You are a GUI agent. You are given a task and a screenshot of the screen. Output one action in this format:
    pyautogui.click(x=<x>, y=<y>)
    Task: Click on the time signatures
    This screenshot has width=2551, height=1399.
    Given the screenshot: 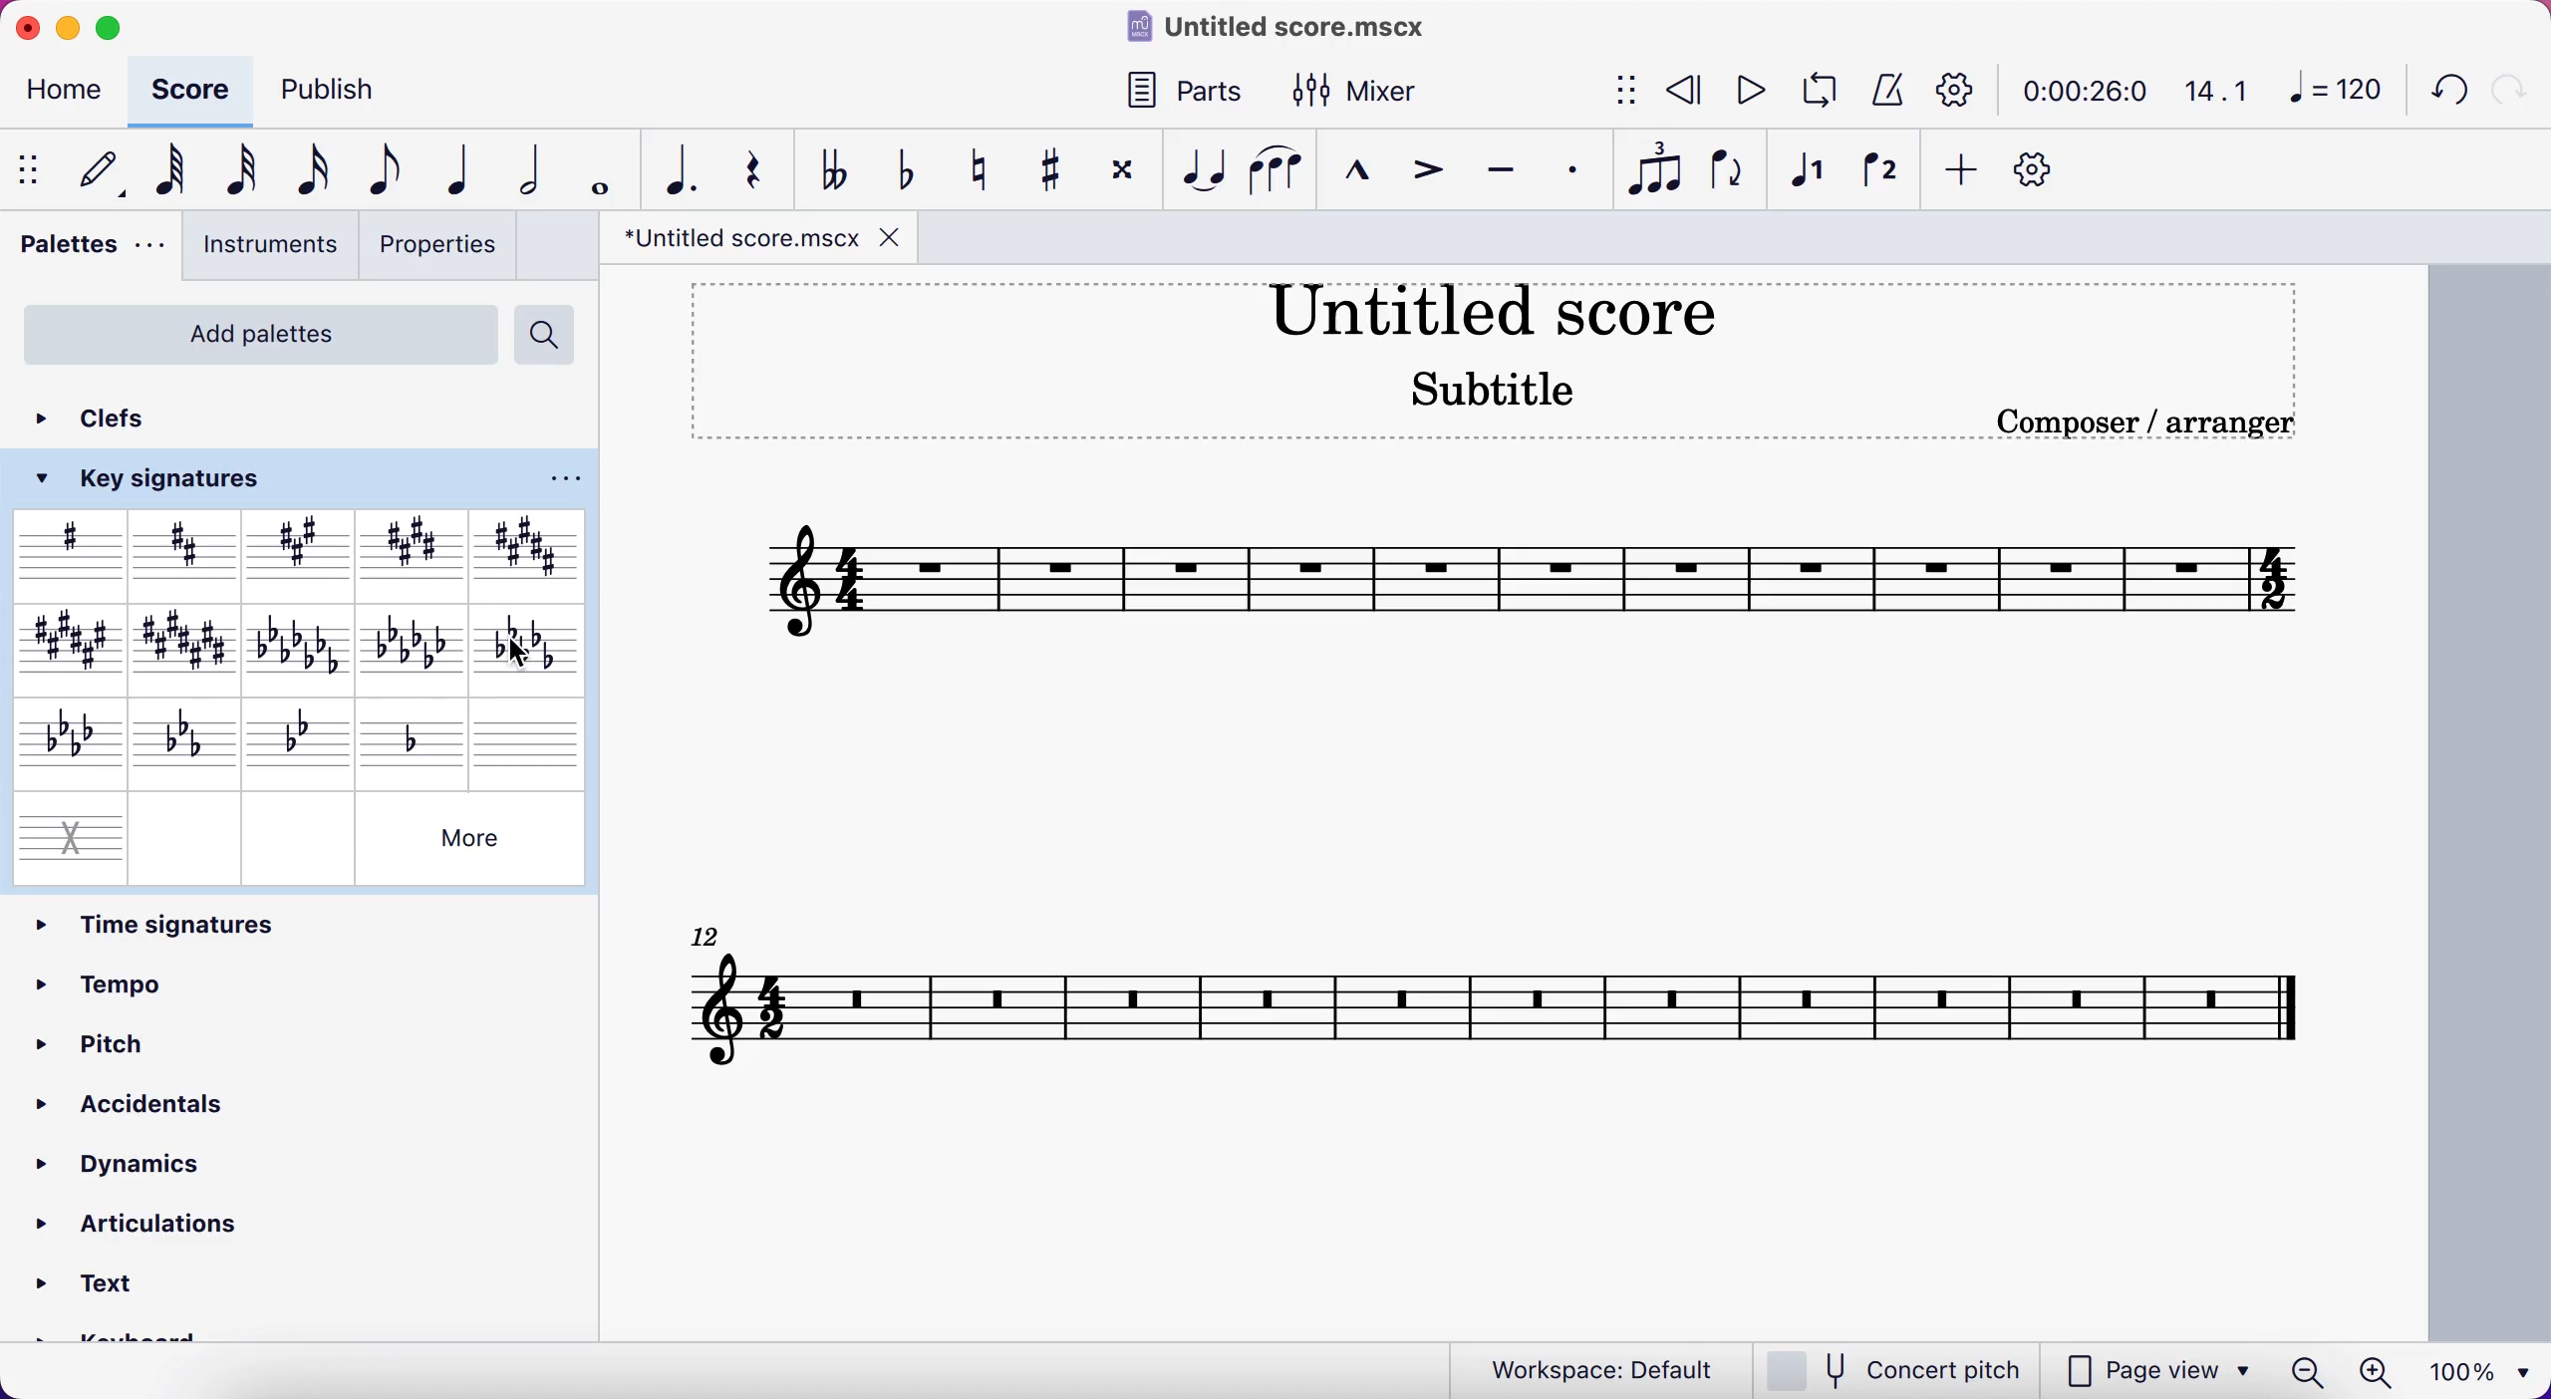 What is the action you would take?
    pyautogui.click(x=301, y=922)
    